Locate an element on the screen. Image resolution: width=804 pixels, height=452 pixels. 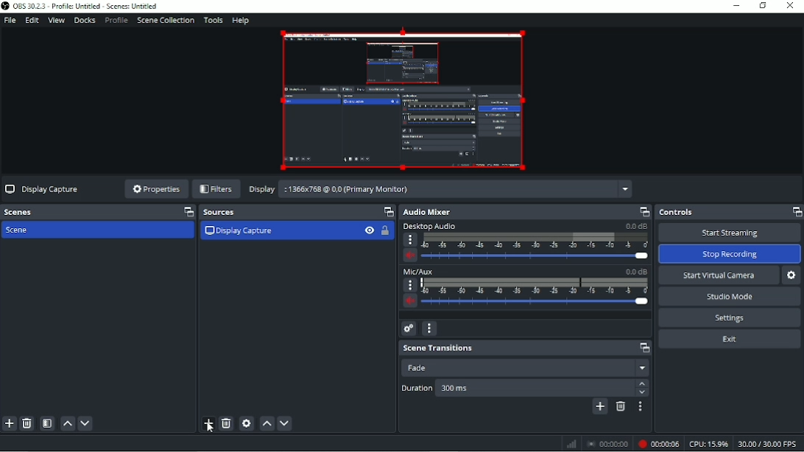
Help is located at coordinates (241, 21).